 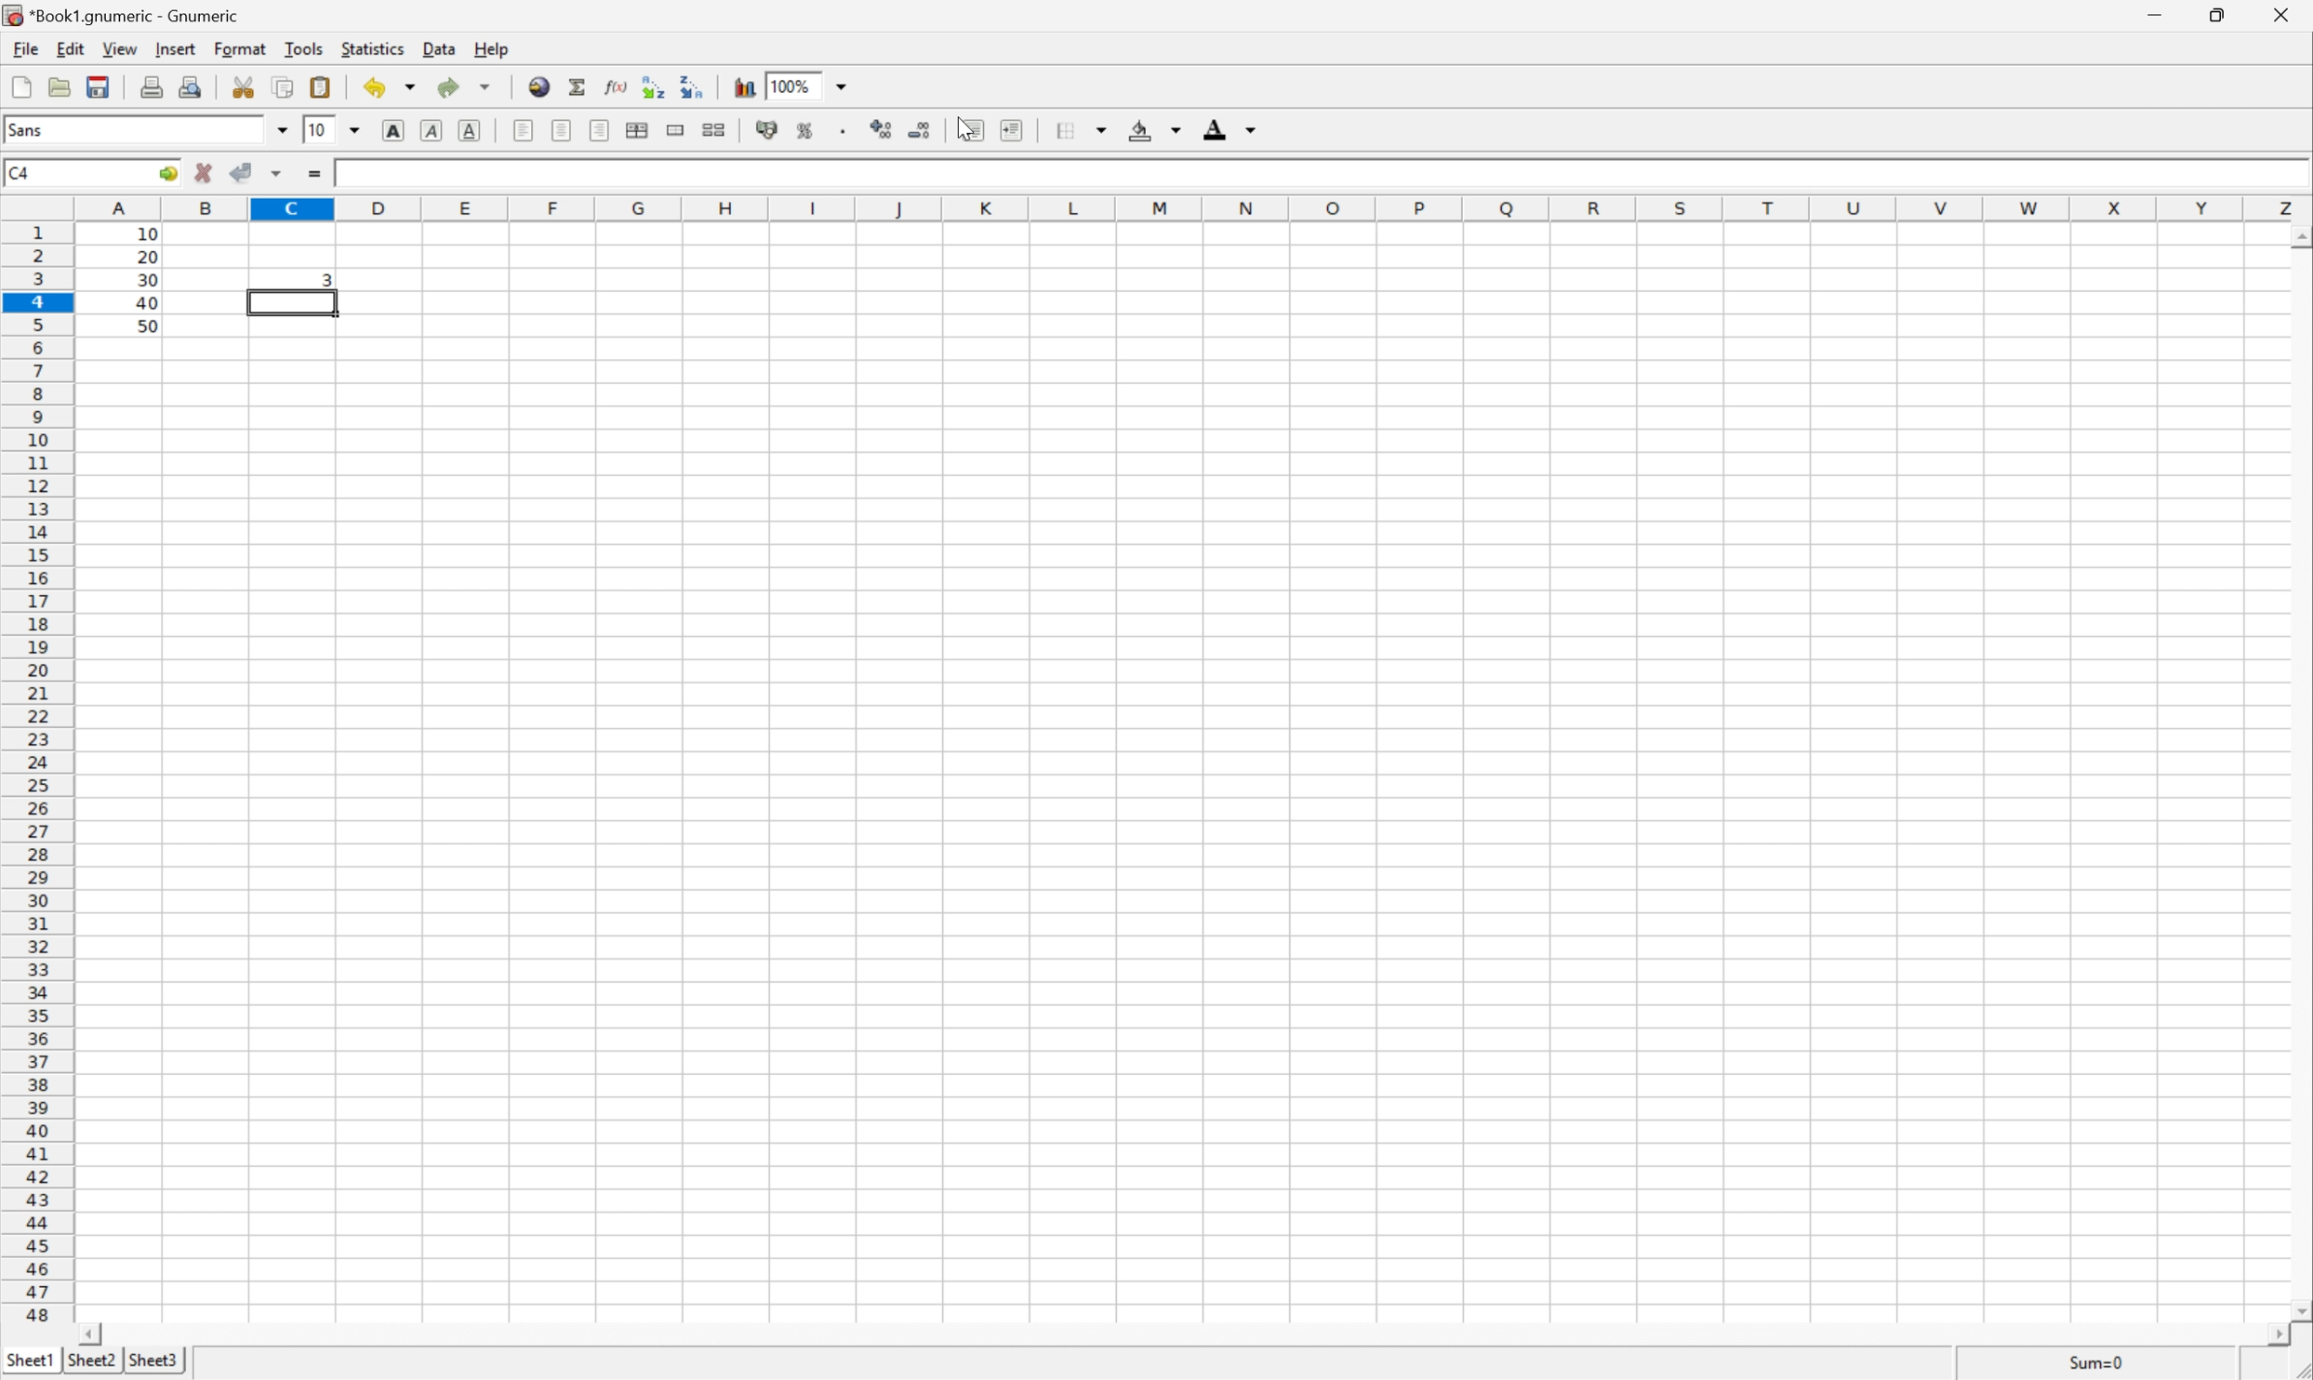 What do you see at coordinates (415, 88) in the screenshot?
I see `Drop down` at bounding box center [415, 88].